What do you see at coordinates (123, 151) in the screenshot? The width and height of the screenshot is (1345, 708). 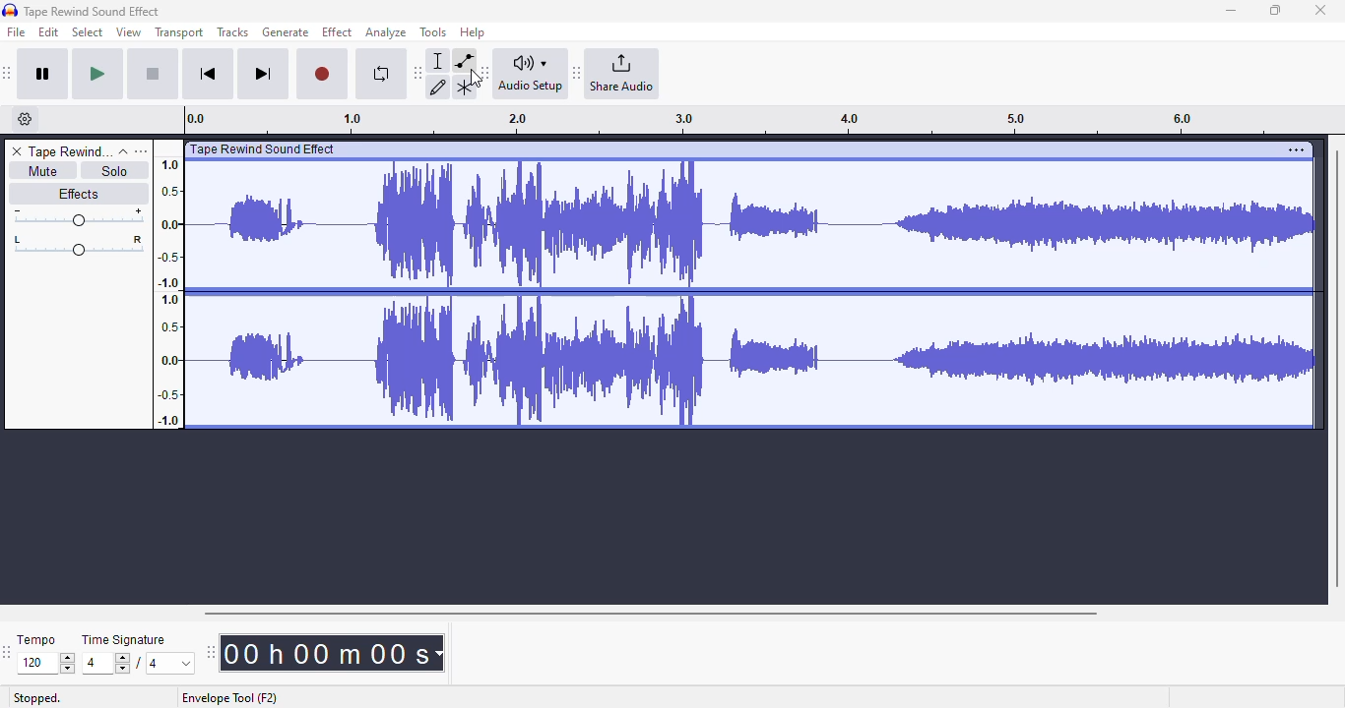 I see `collapse` at bounding box center [123, 151].